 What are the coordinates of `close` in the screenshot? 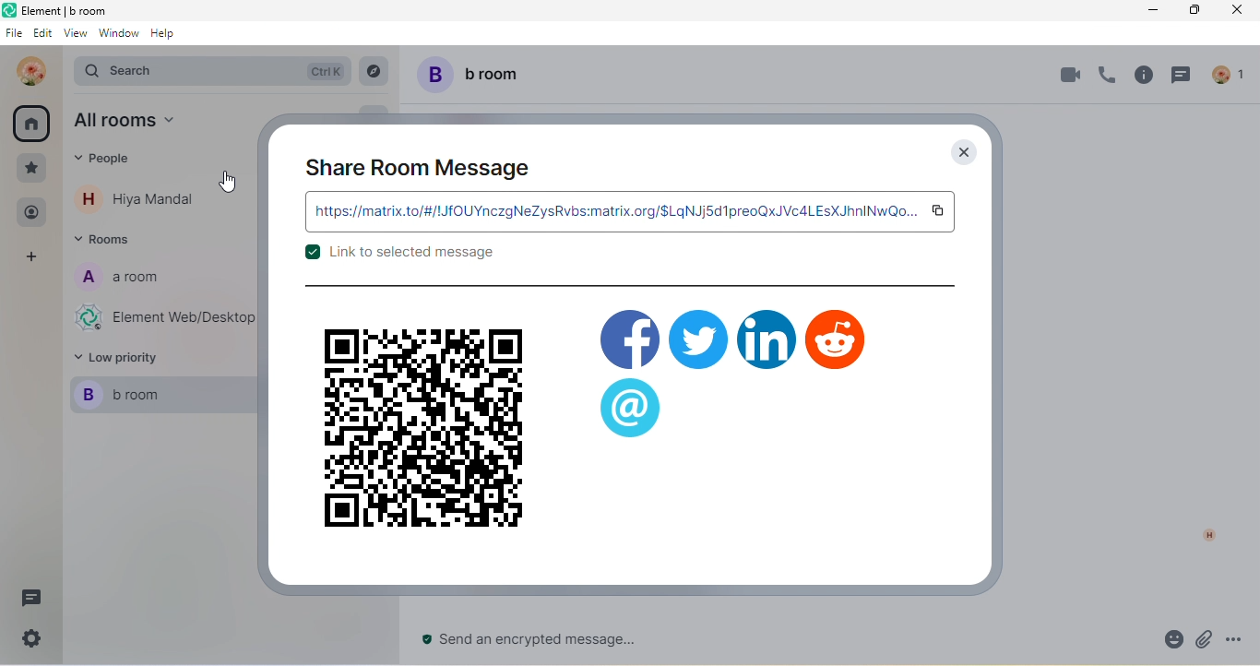 It's located at (962, 152).